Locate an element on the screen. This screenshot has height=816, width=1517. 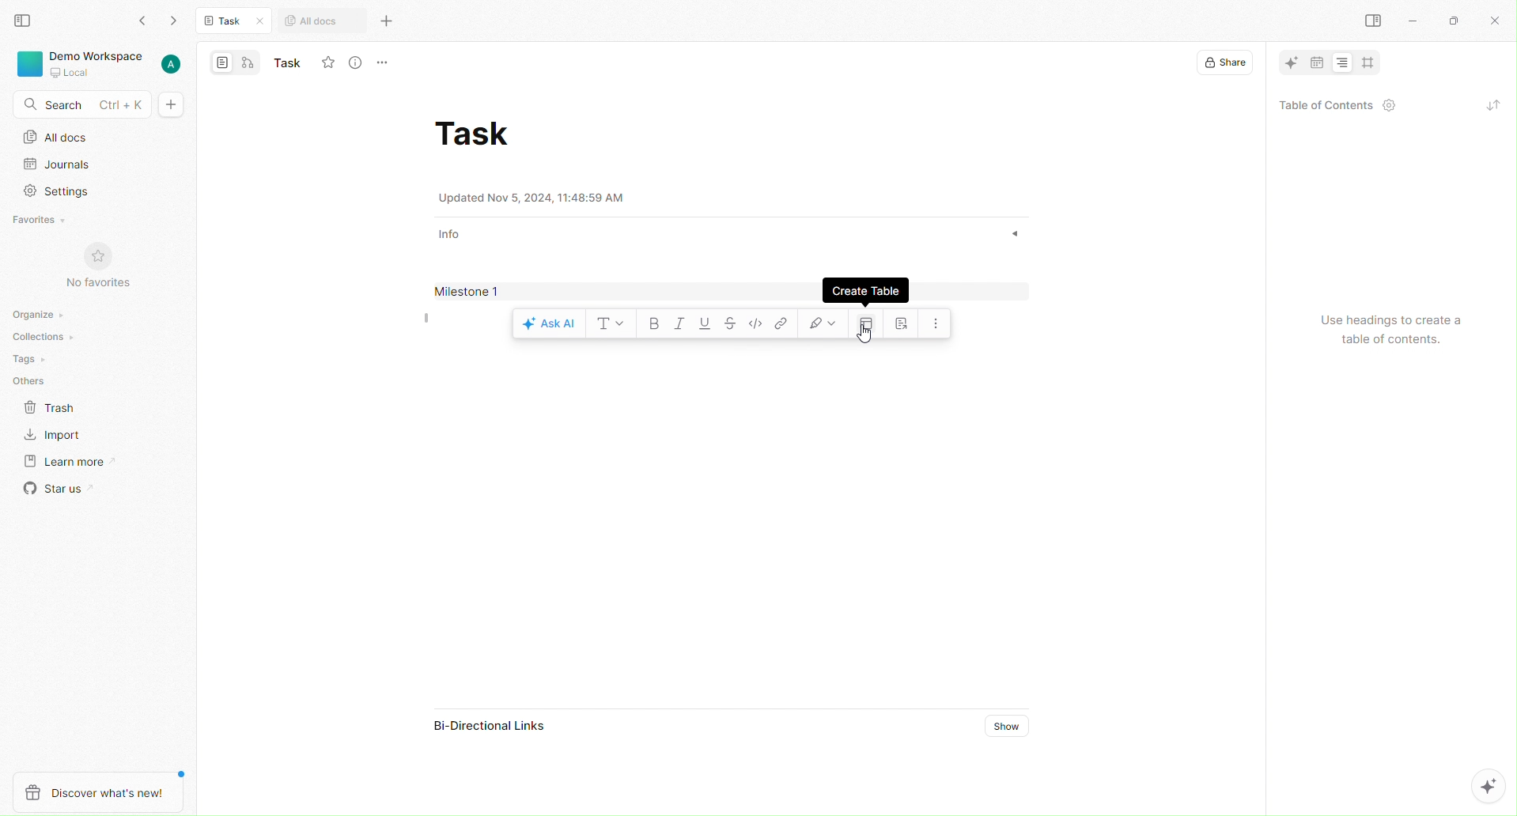
AI tool is located at coordinates (1290, 65).